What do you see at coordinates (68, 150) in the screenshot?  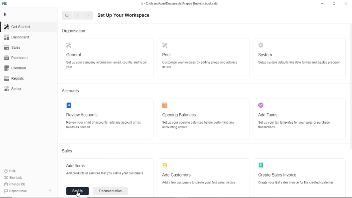 I see `Sales` at bounding box center [68, 150].